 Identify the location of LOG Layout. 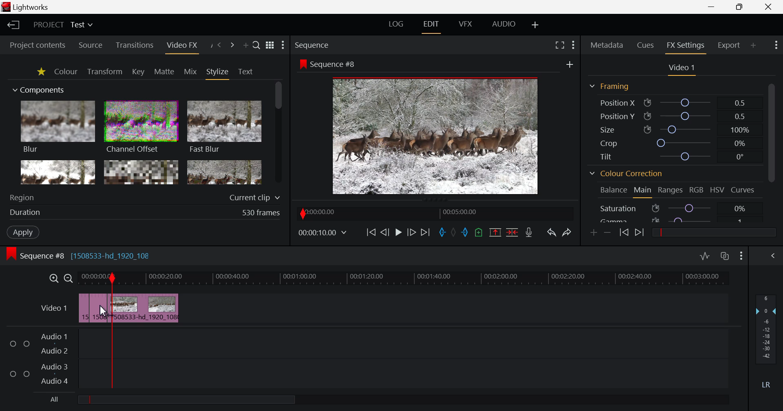
(396, 24).